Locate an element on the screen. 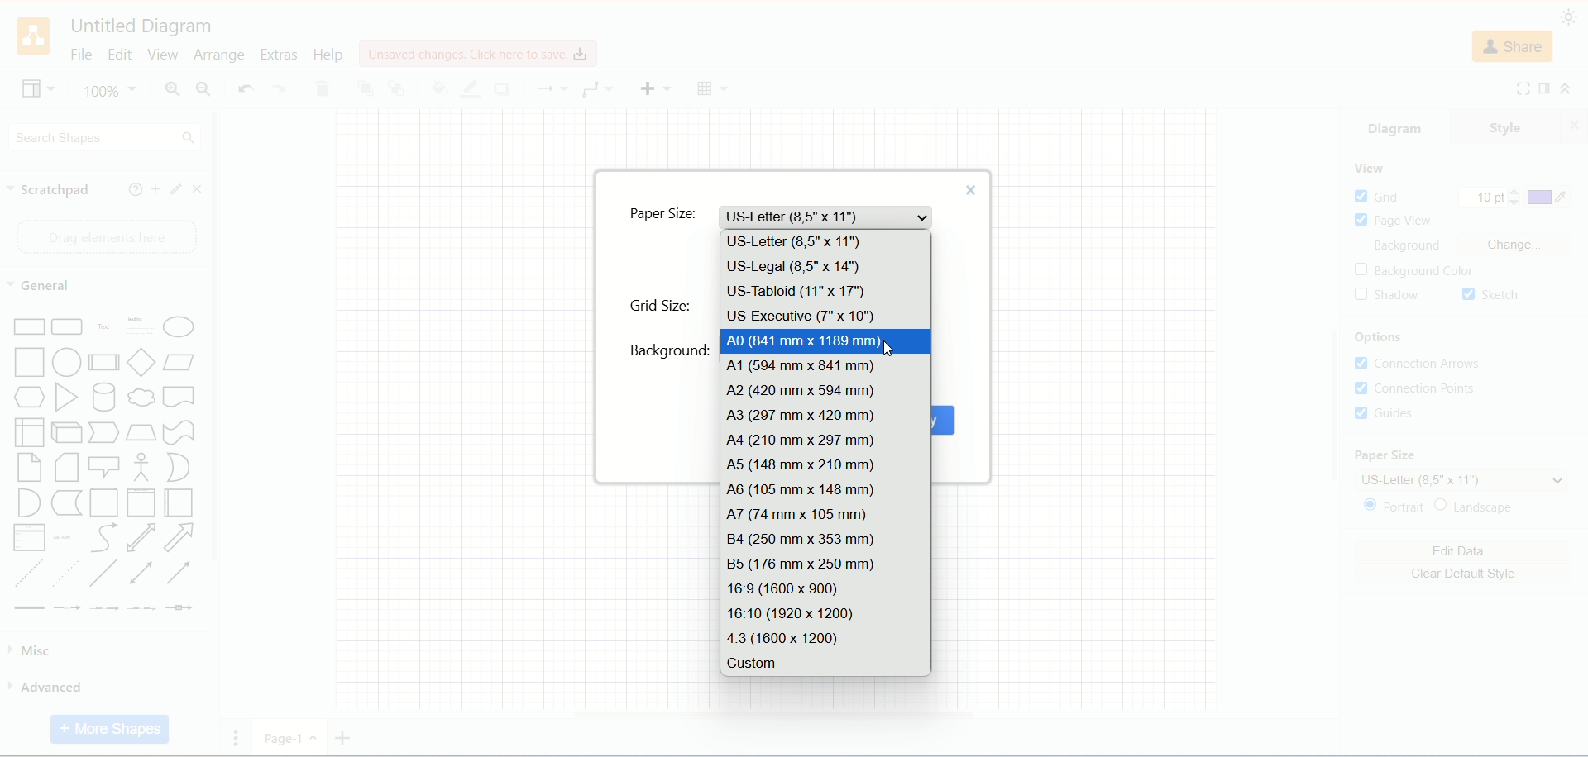 The image size is (1588, 757). Text is located at coordinates (104, 329).